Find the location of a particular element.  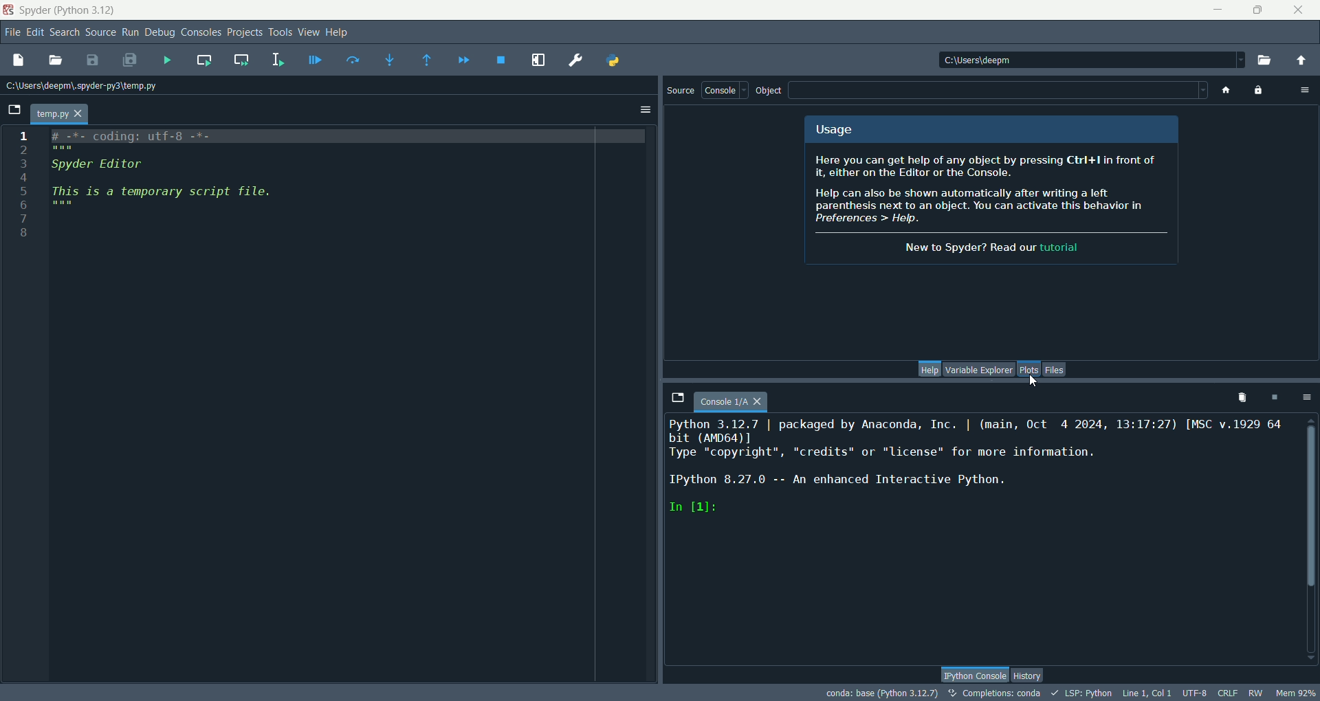

run file is located at coordinates (167, 60).